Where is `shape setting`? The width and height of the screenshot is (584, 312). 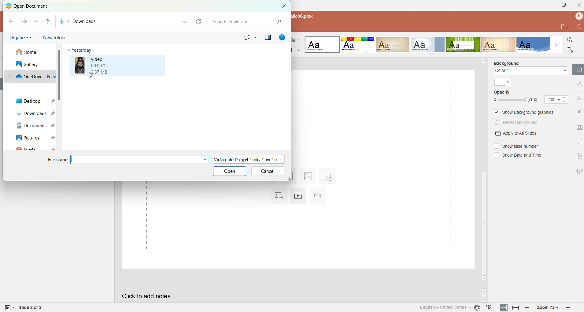
shape setting is located at coordinates (579, 82).